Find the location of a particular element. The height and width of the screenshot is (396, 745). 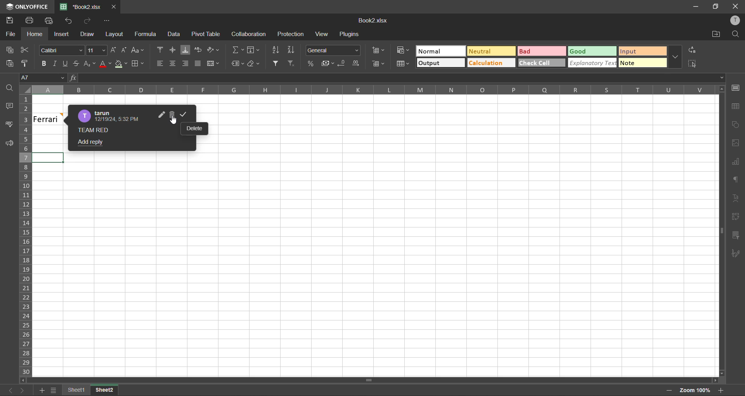

tooltip is located at coordinates (195, 129).